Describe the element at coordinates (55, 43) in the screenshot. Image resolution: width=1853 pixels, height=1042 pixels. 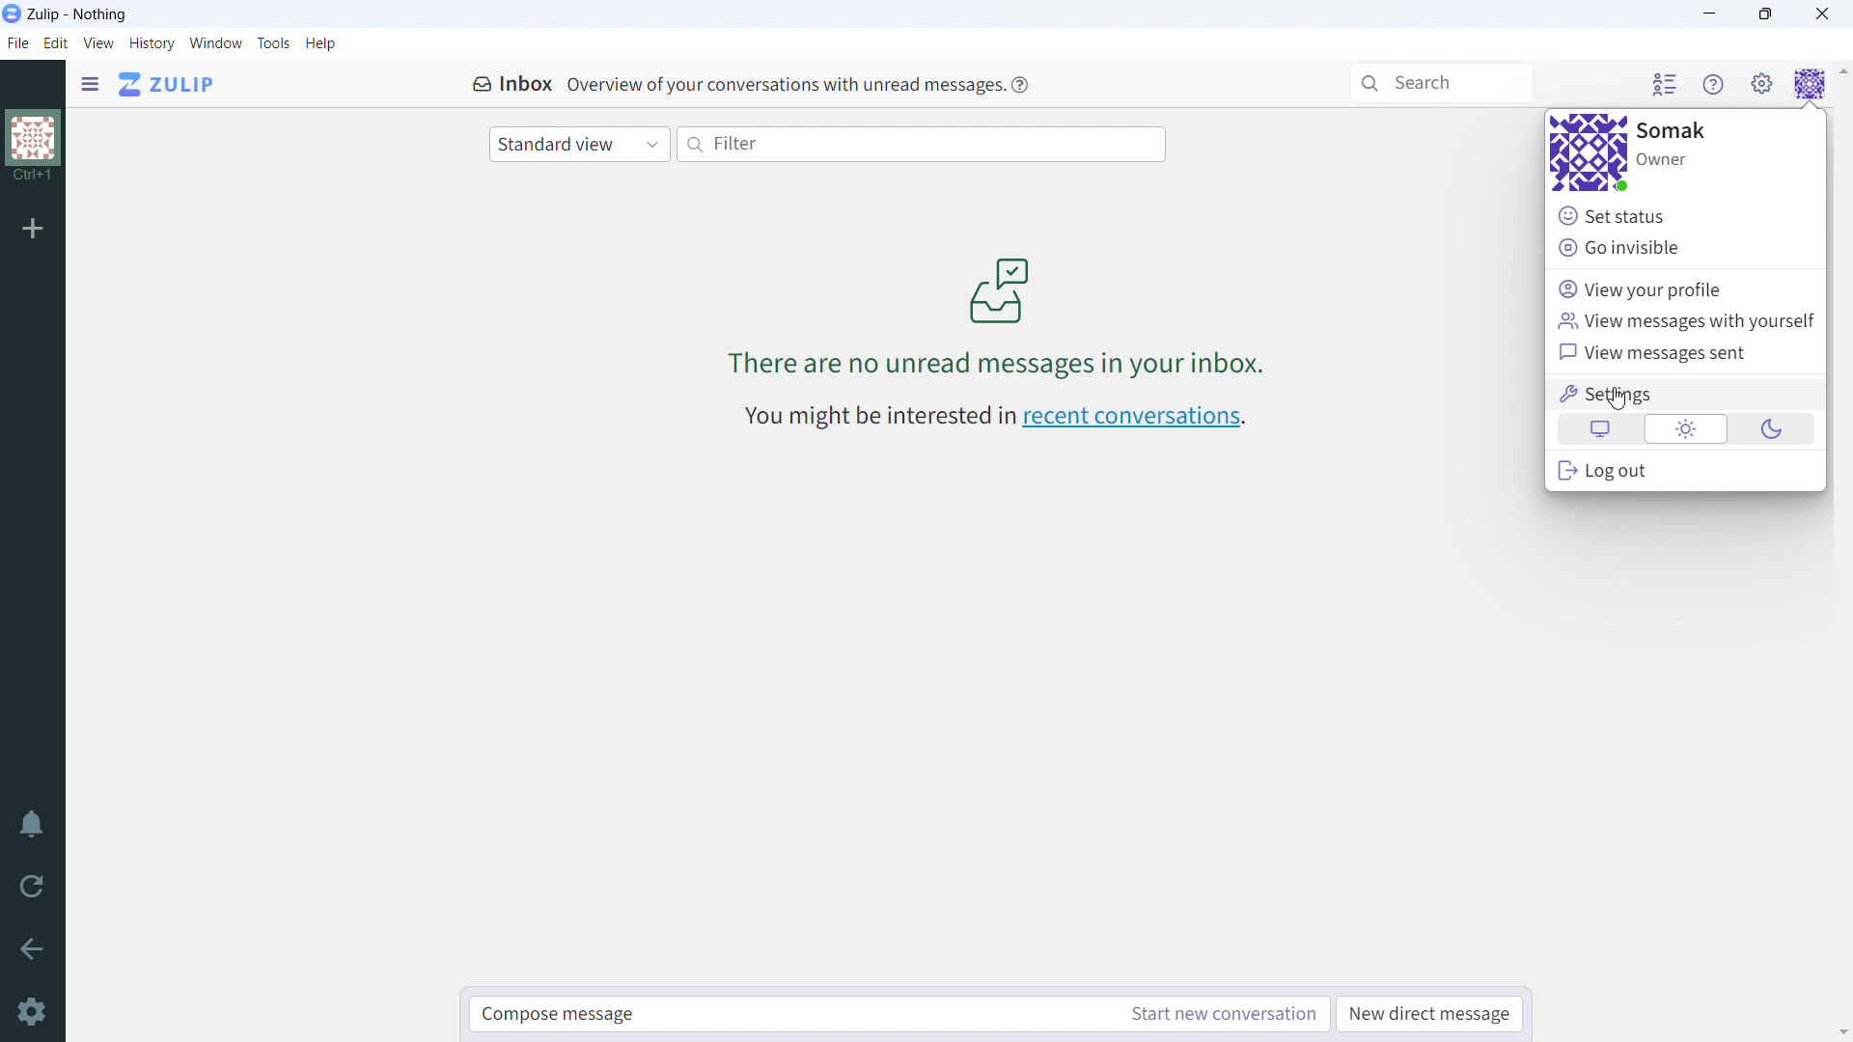
I see `edit` at that location.